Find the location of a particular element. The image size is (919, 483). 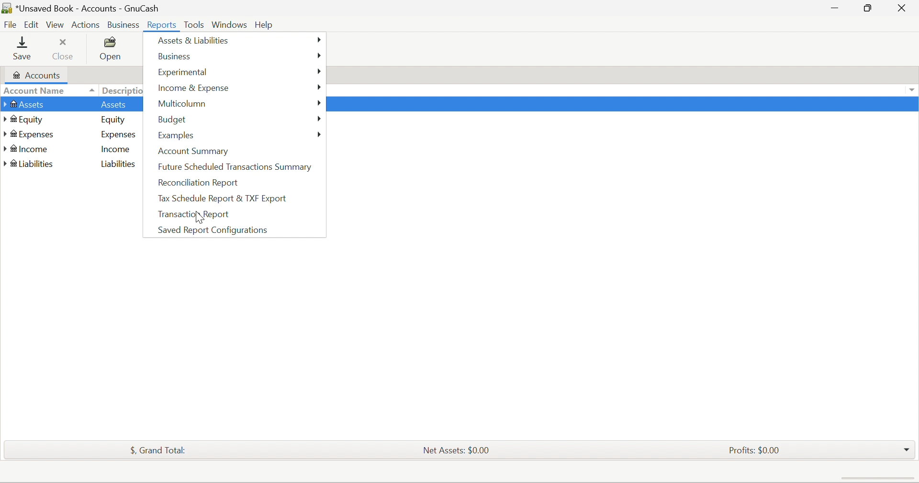

More is located at coordinates (320, 71).